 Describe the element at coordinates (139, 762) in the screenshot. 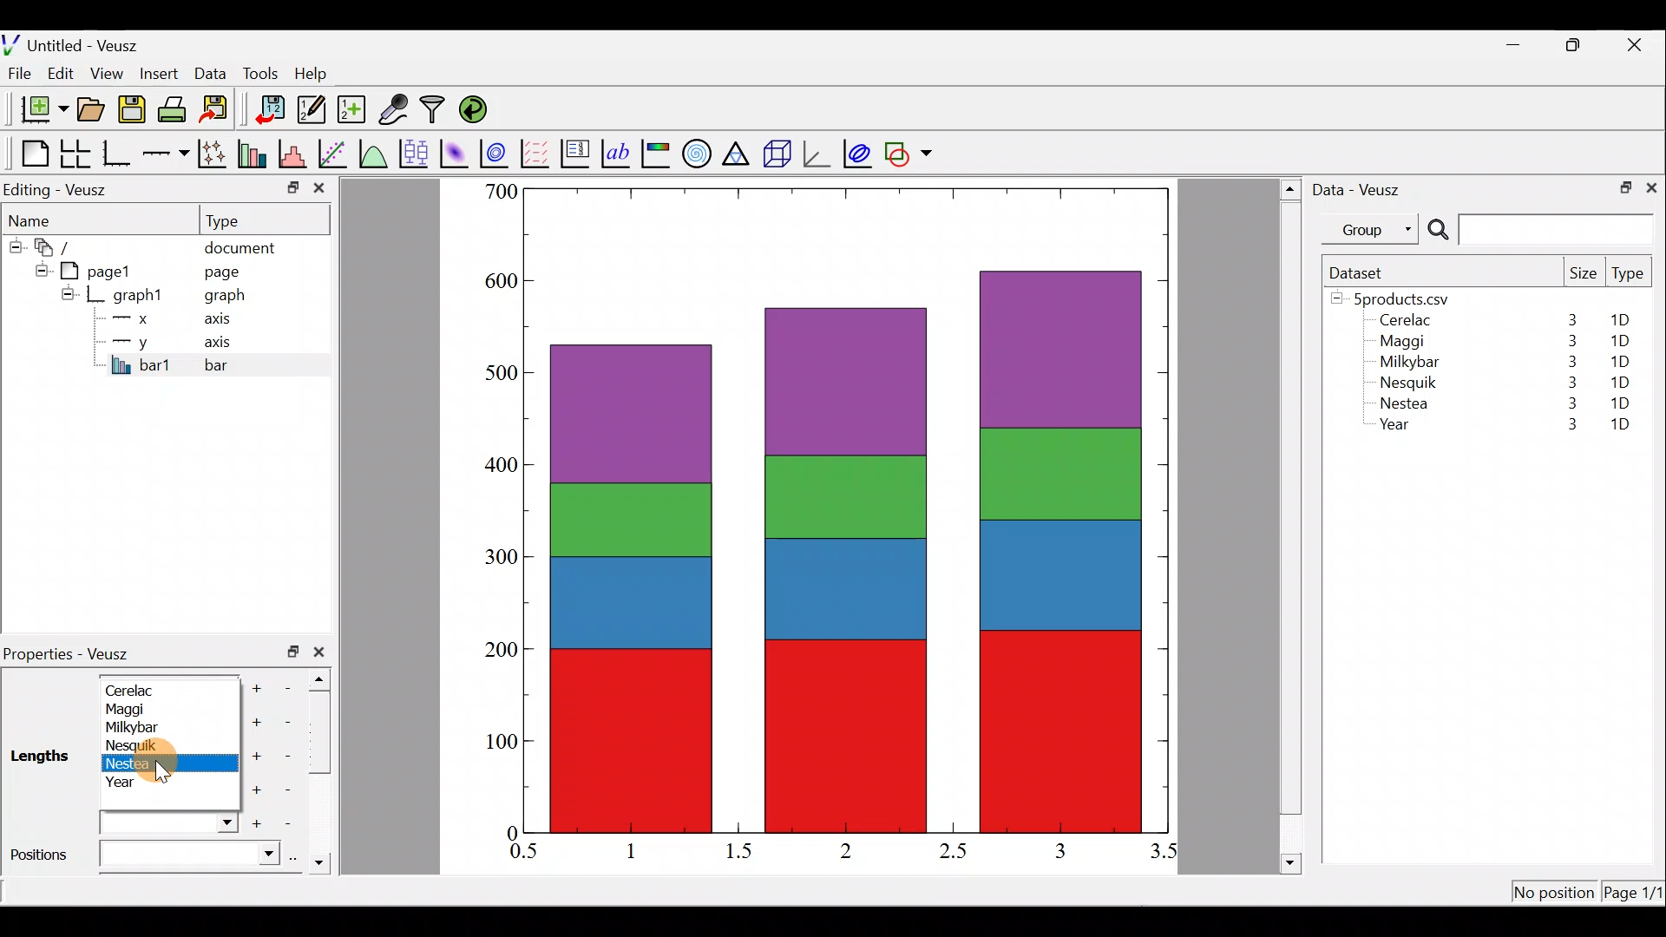

I see `Nestea` at that location.